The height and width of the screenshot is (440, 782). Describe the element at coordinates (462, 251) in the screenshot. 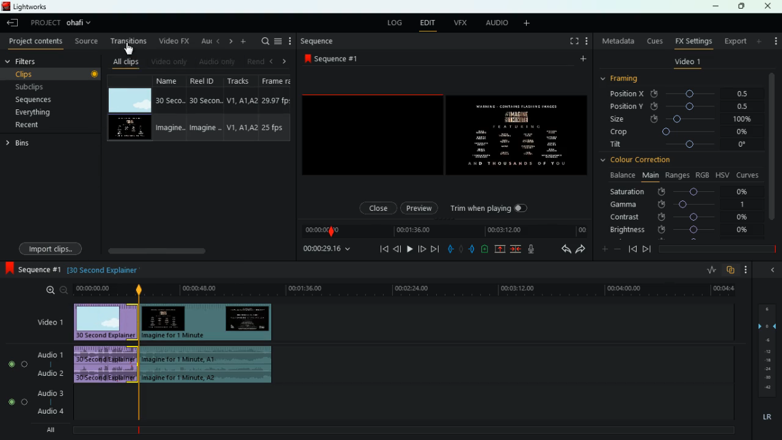

I see `hold` at that location.